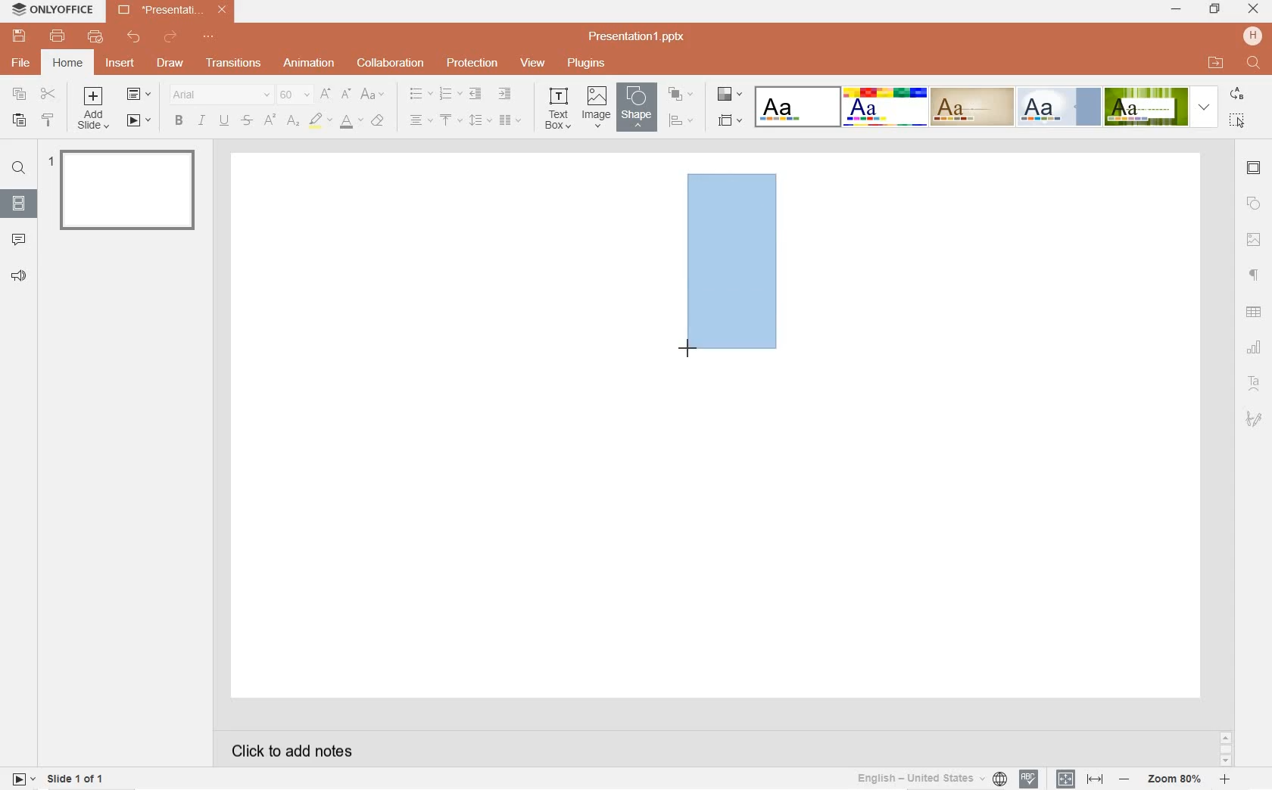 This screenshot has width=1272, height=790. I want to click on scrollbar, so click(1224, 748).